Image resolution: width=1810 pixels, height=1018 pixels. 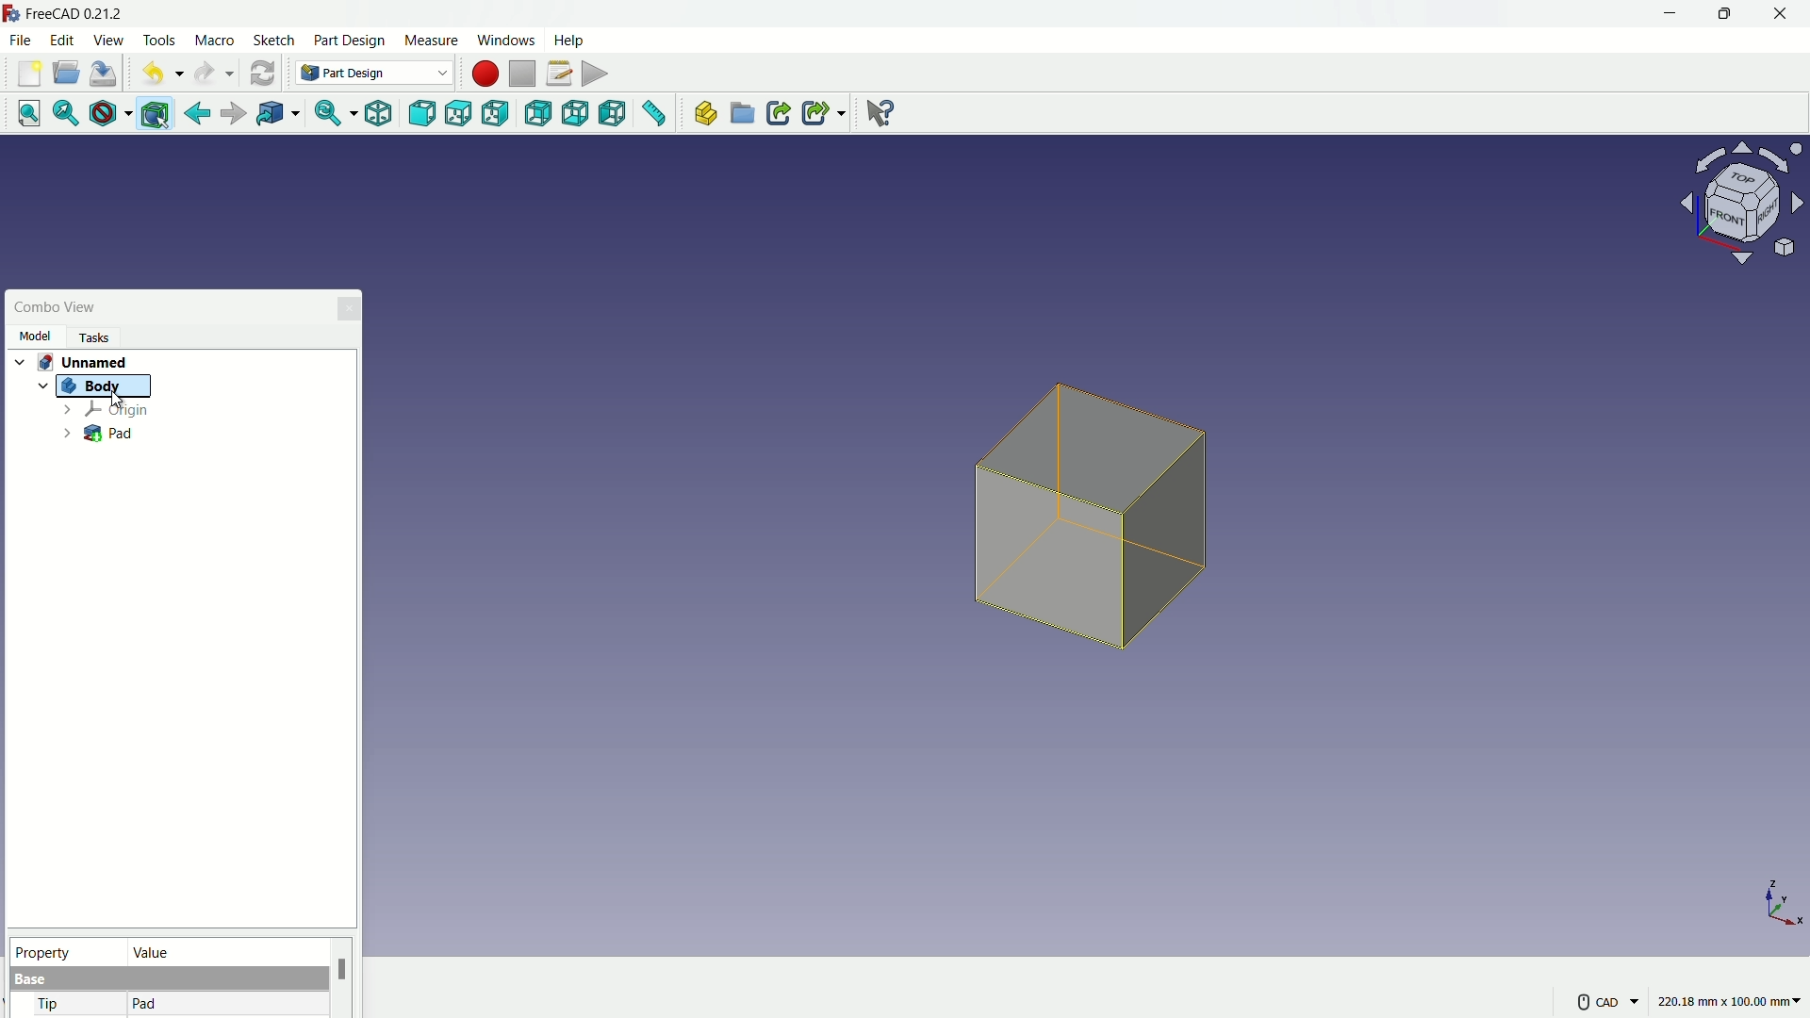 What do you see at coordinates (655, 116) in the screenshot?
I see `measure` at bounding box center [655, 116].